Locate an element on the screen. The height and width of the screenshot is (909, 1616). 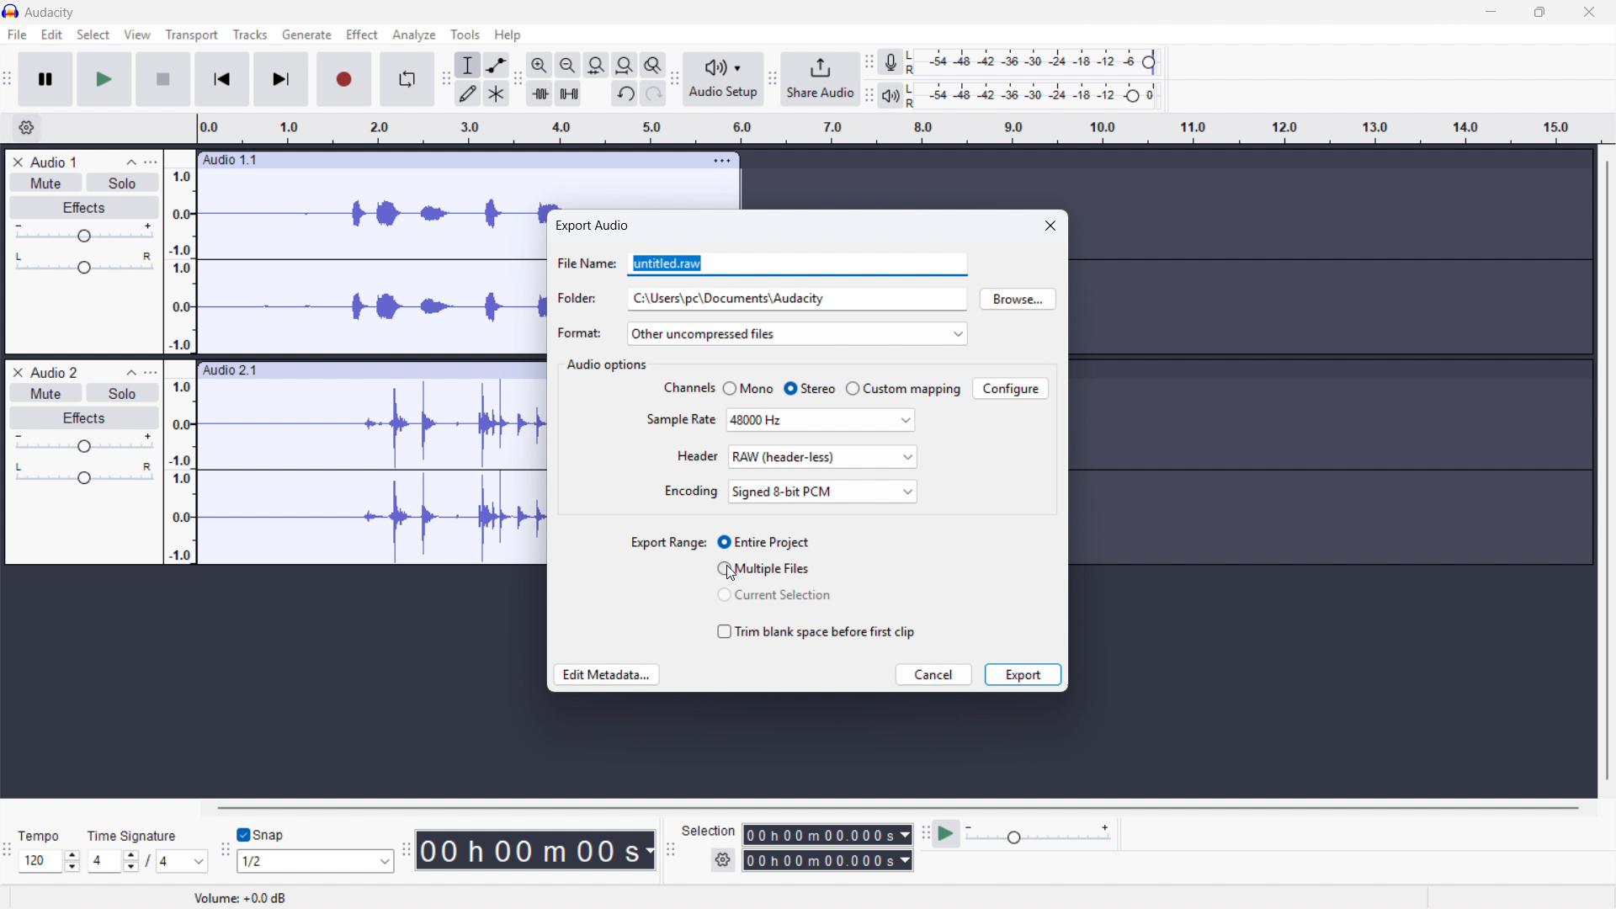
Effects  is located at coordinates (84, 418).